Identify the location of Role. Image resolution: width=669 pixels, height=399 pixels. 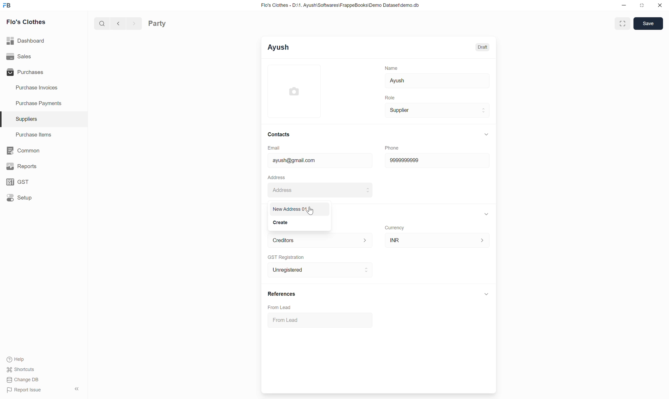
(390, 98).